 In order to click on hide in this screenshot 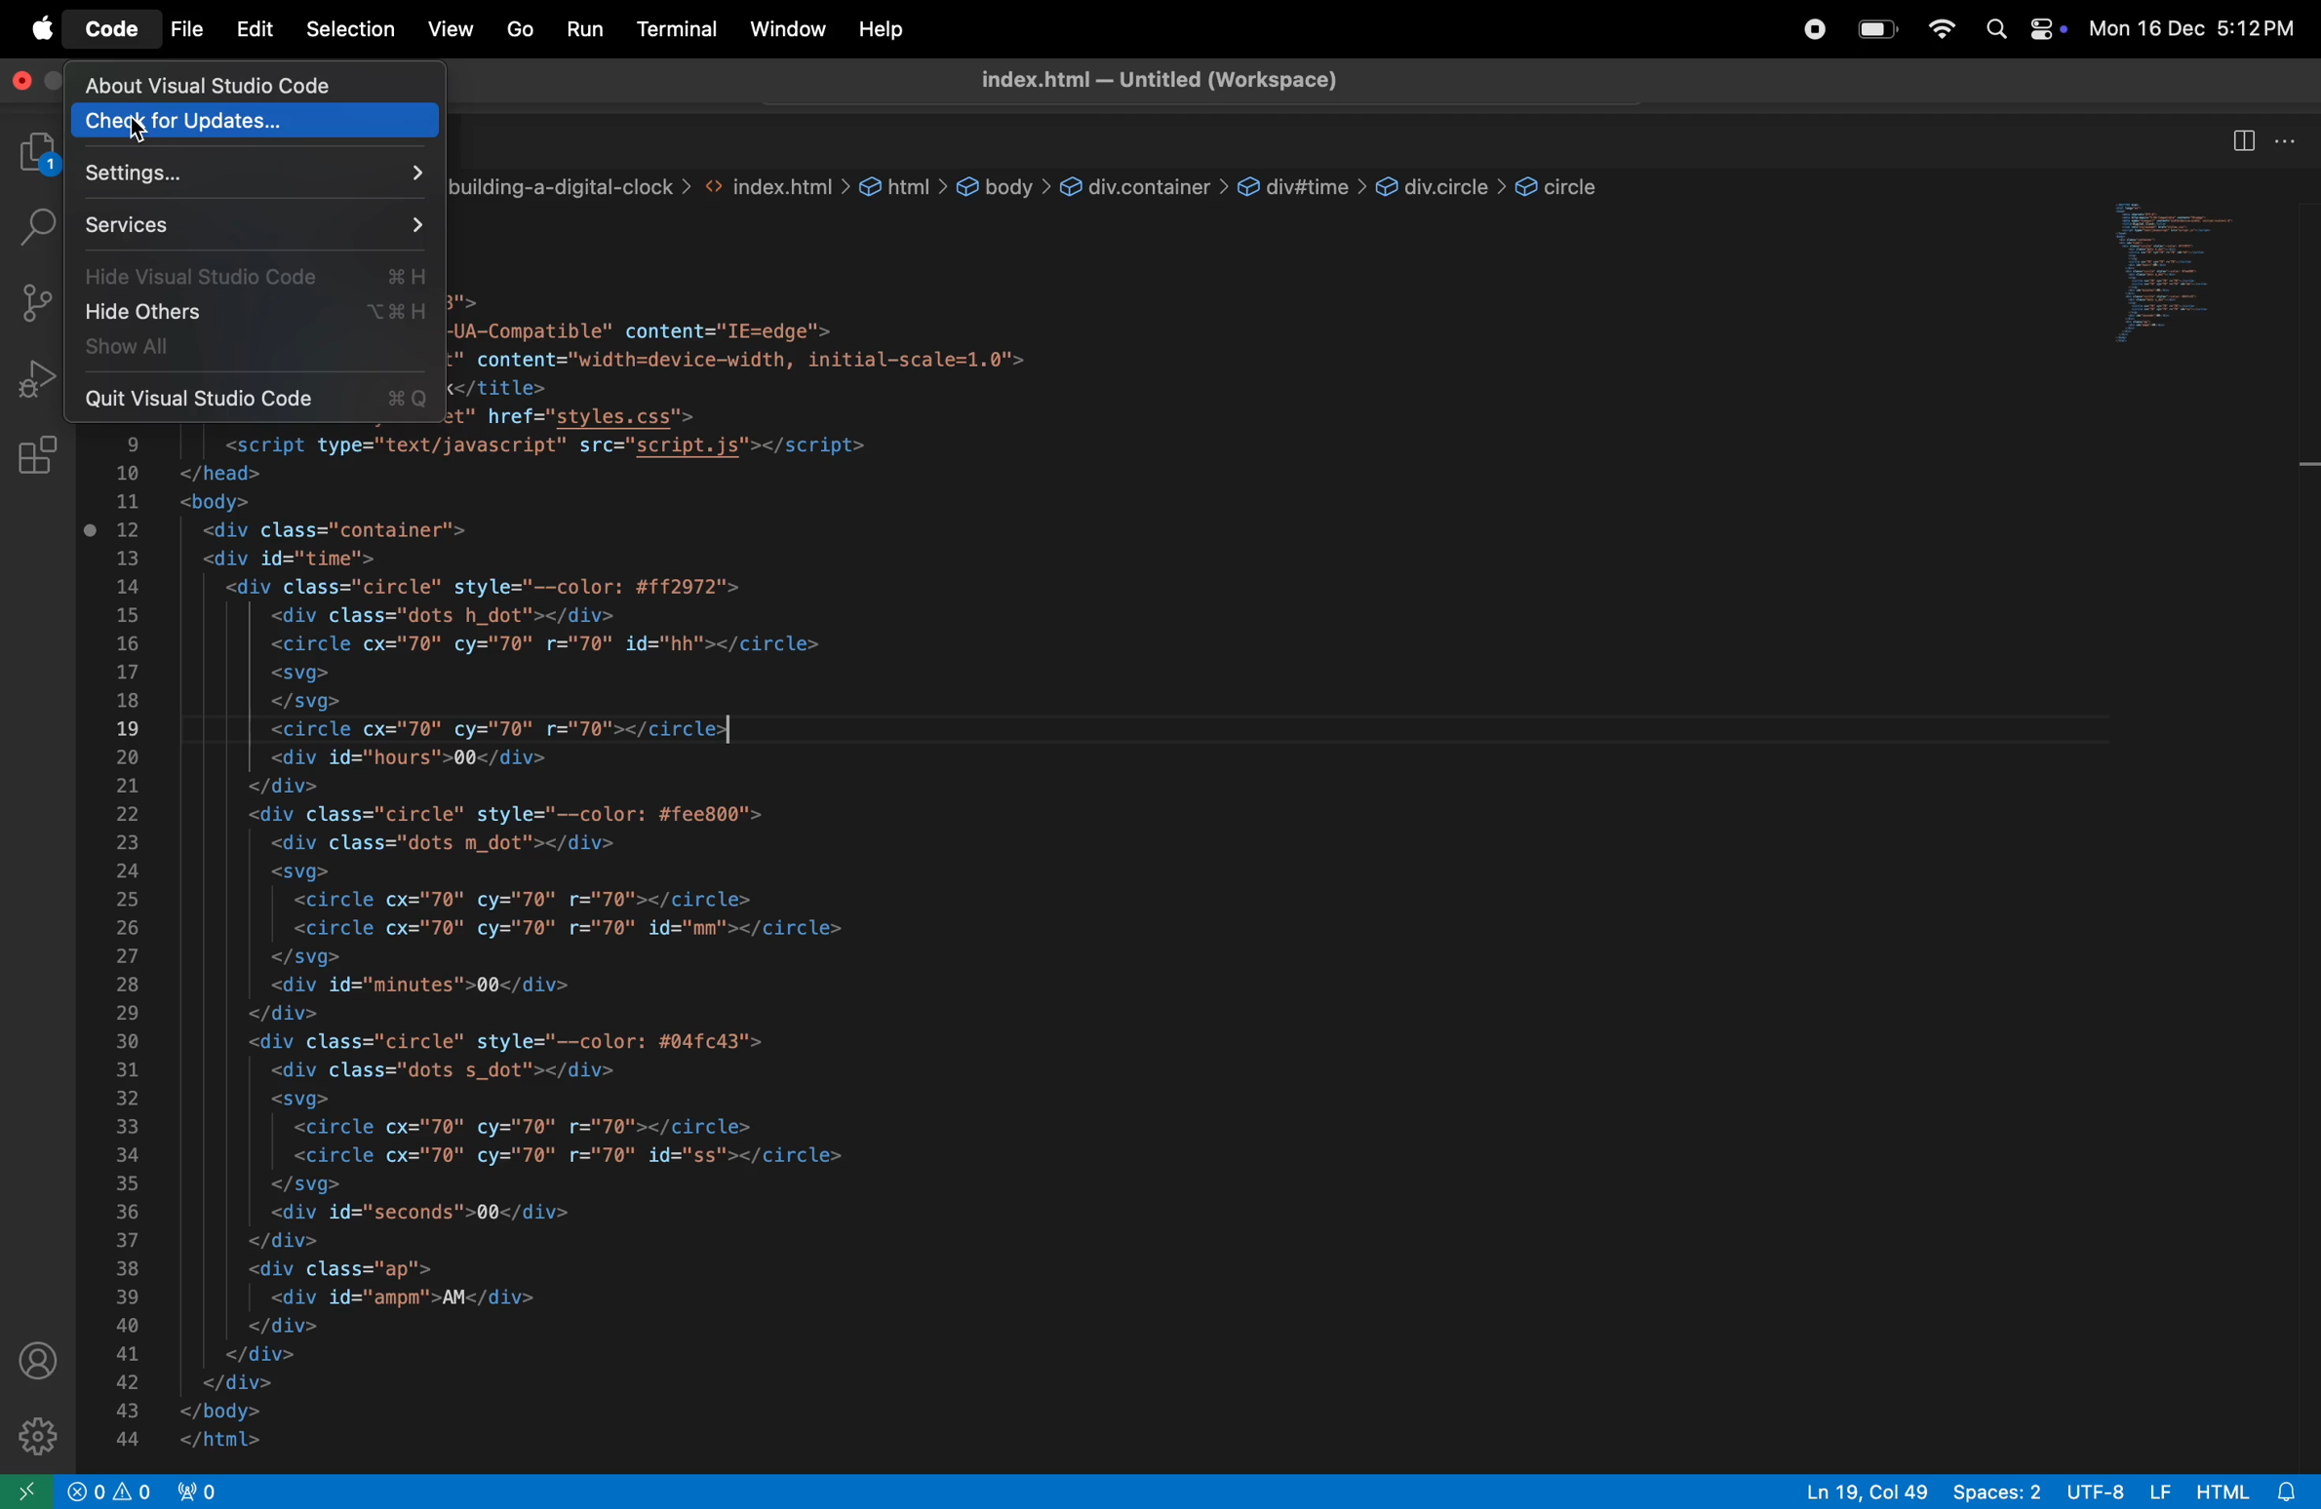, I will do `click(253, 312)`.